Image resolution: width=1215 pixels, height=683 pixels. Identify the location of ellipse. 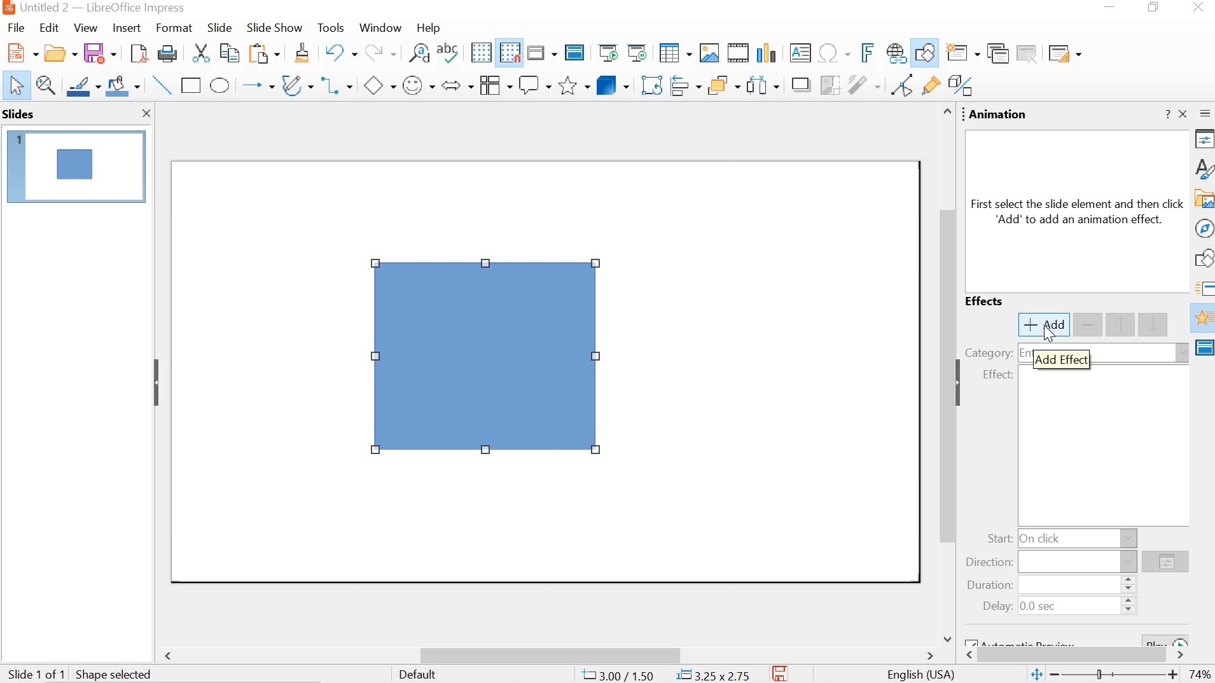
(221, 85).